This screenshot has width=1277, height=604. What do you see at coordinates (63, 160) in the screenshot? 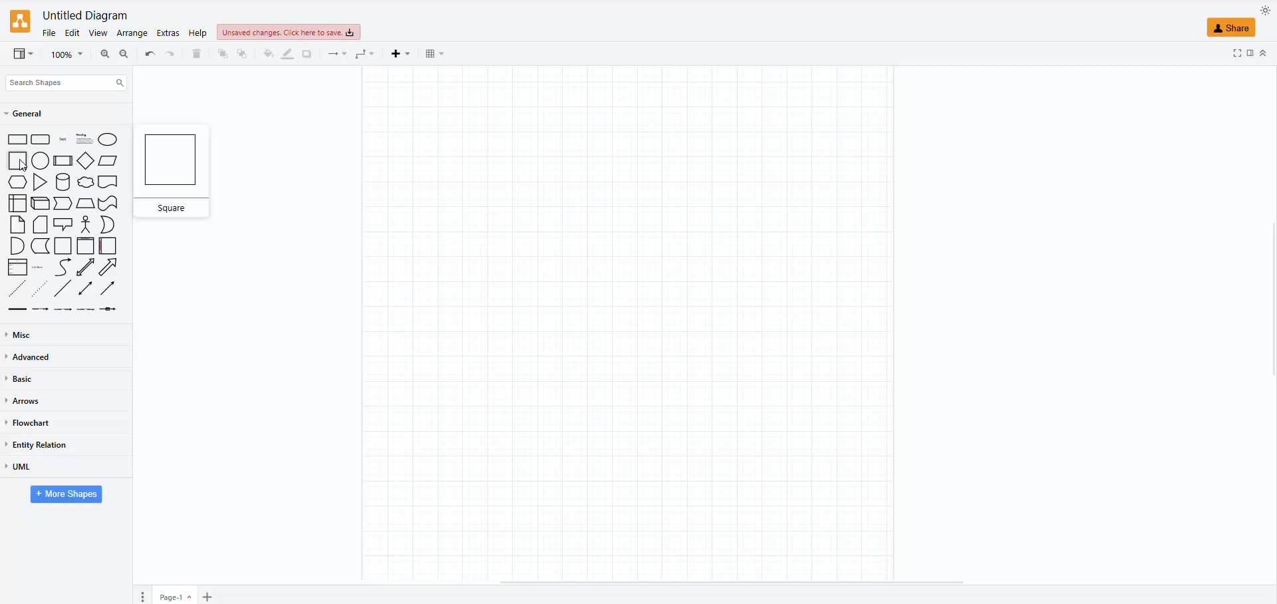
I see `process` at bounding box center [63, 160].